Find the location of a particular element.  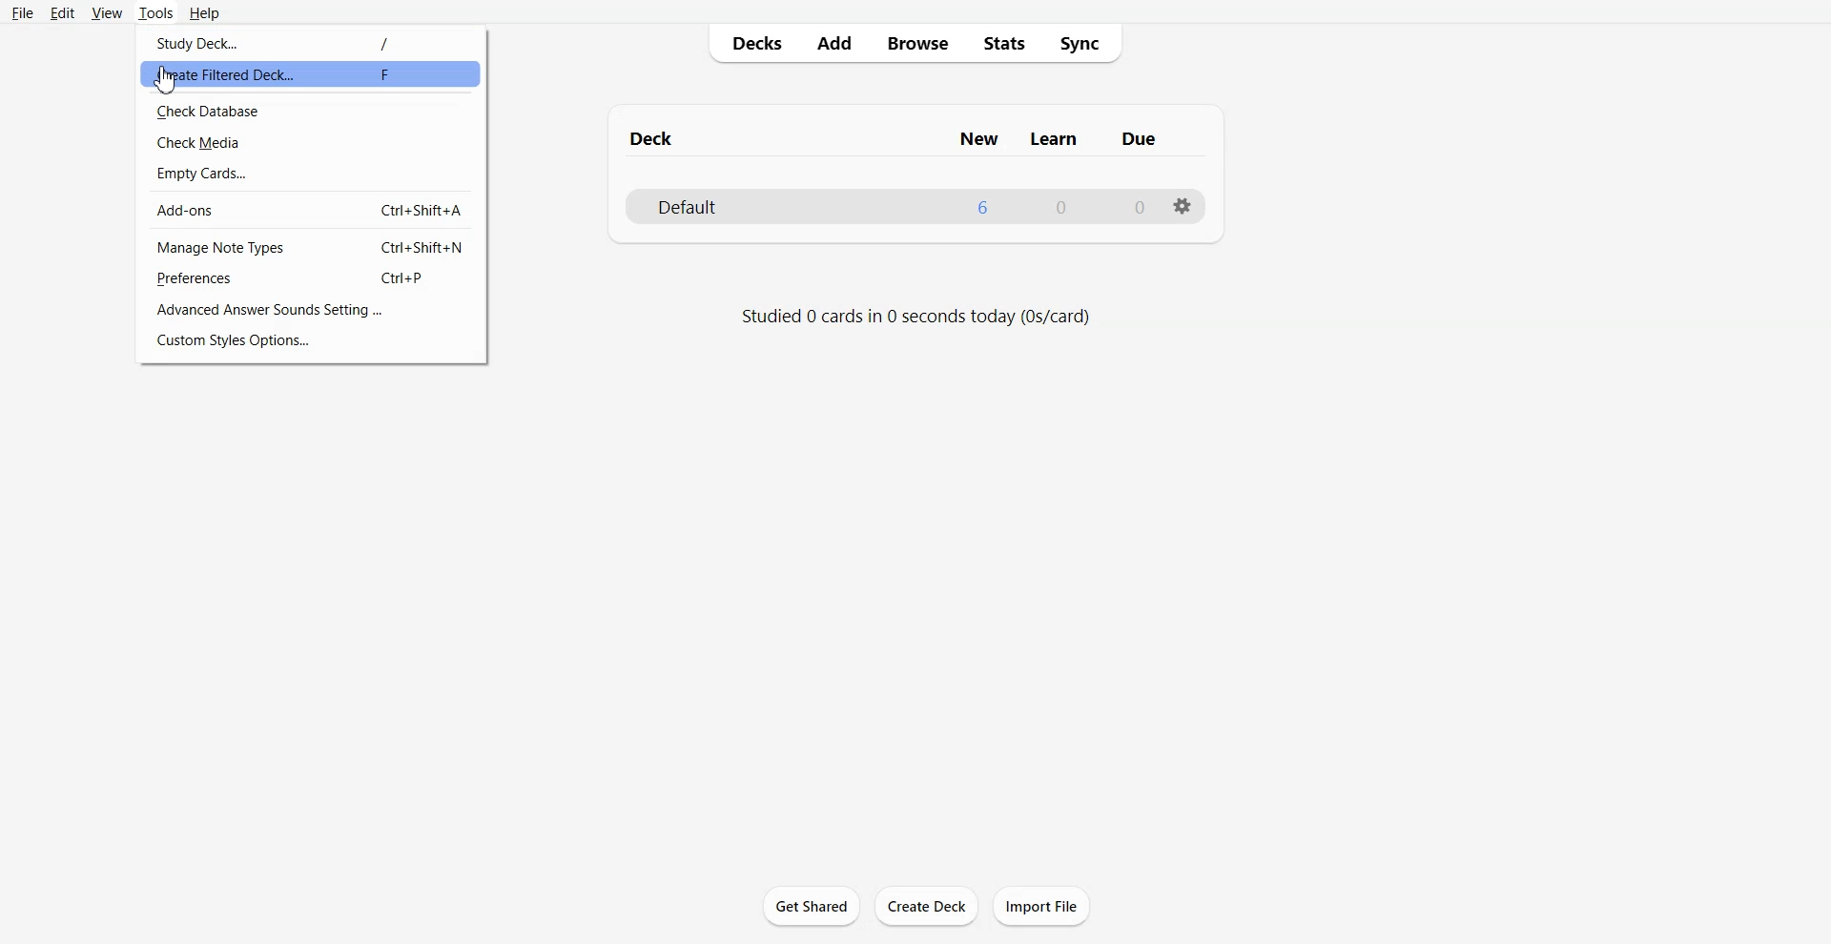

Get Shared is located at coordinates (812, 905).